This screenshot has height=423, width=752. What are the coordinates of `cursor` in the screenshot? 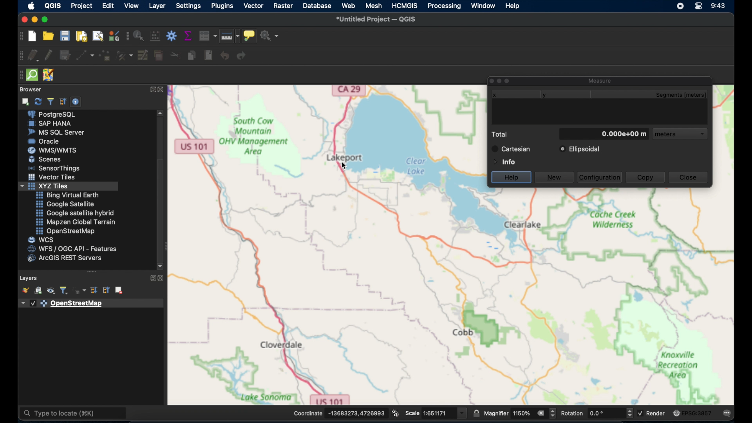 It's located at (344, 166).